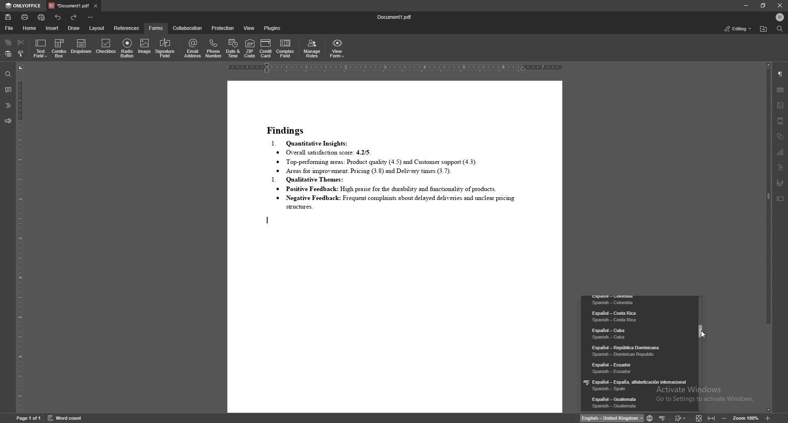 Image resolution: width=788 pixels, height=423 pixels. Describe the element at coordinates (638, 301) in the screenshot. I see `language` at that location.